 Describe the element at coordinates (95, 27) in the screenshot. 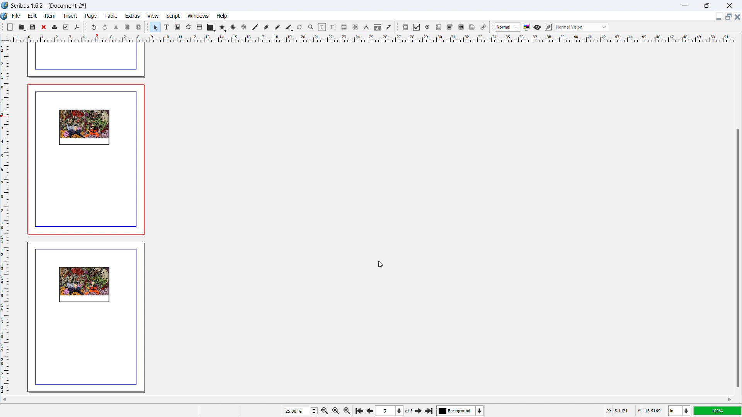

I see `undo` at that location.